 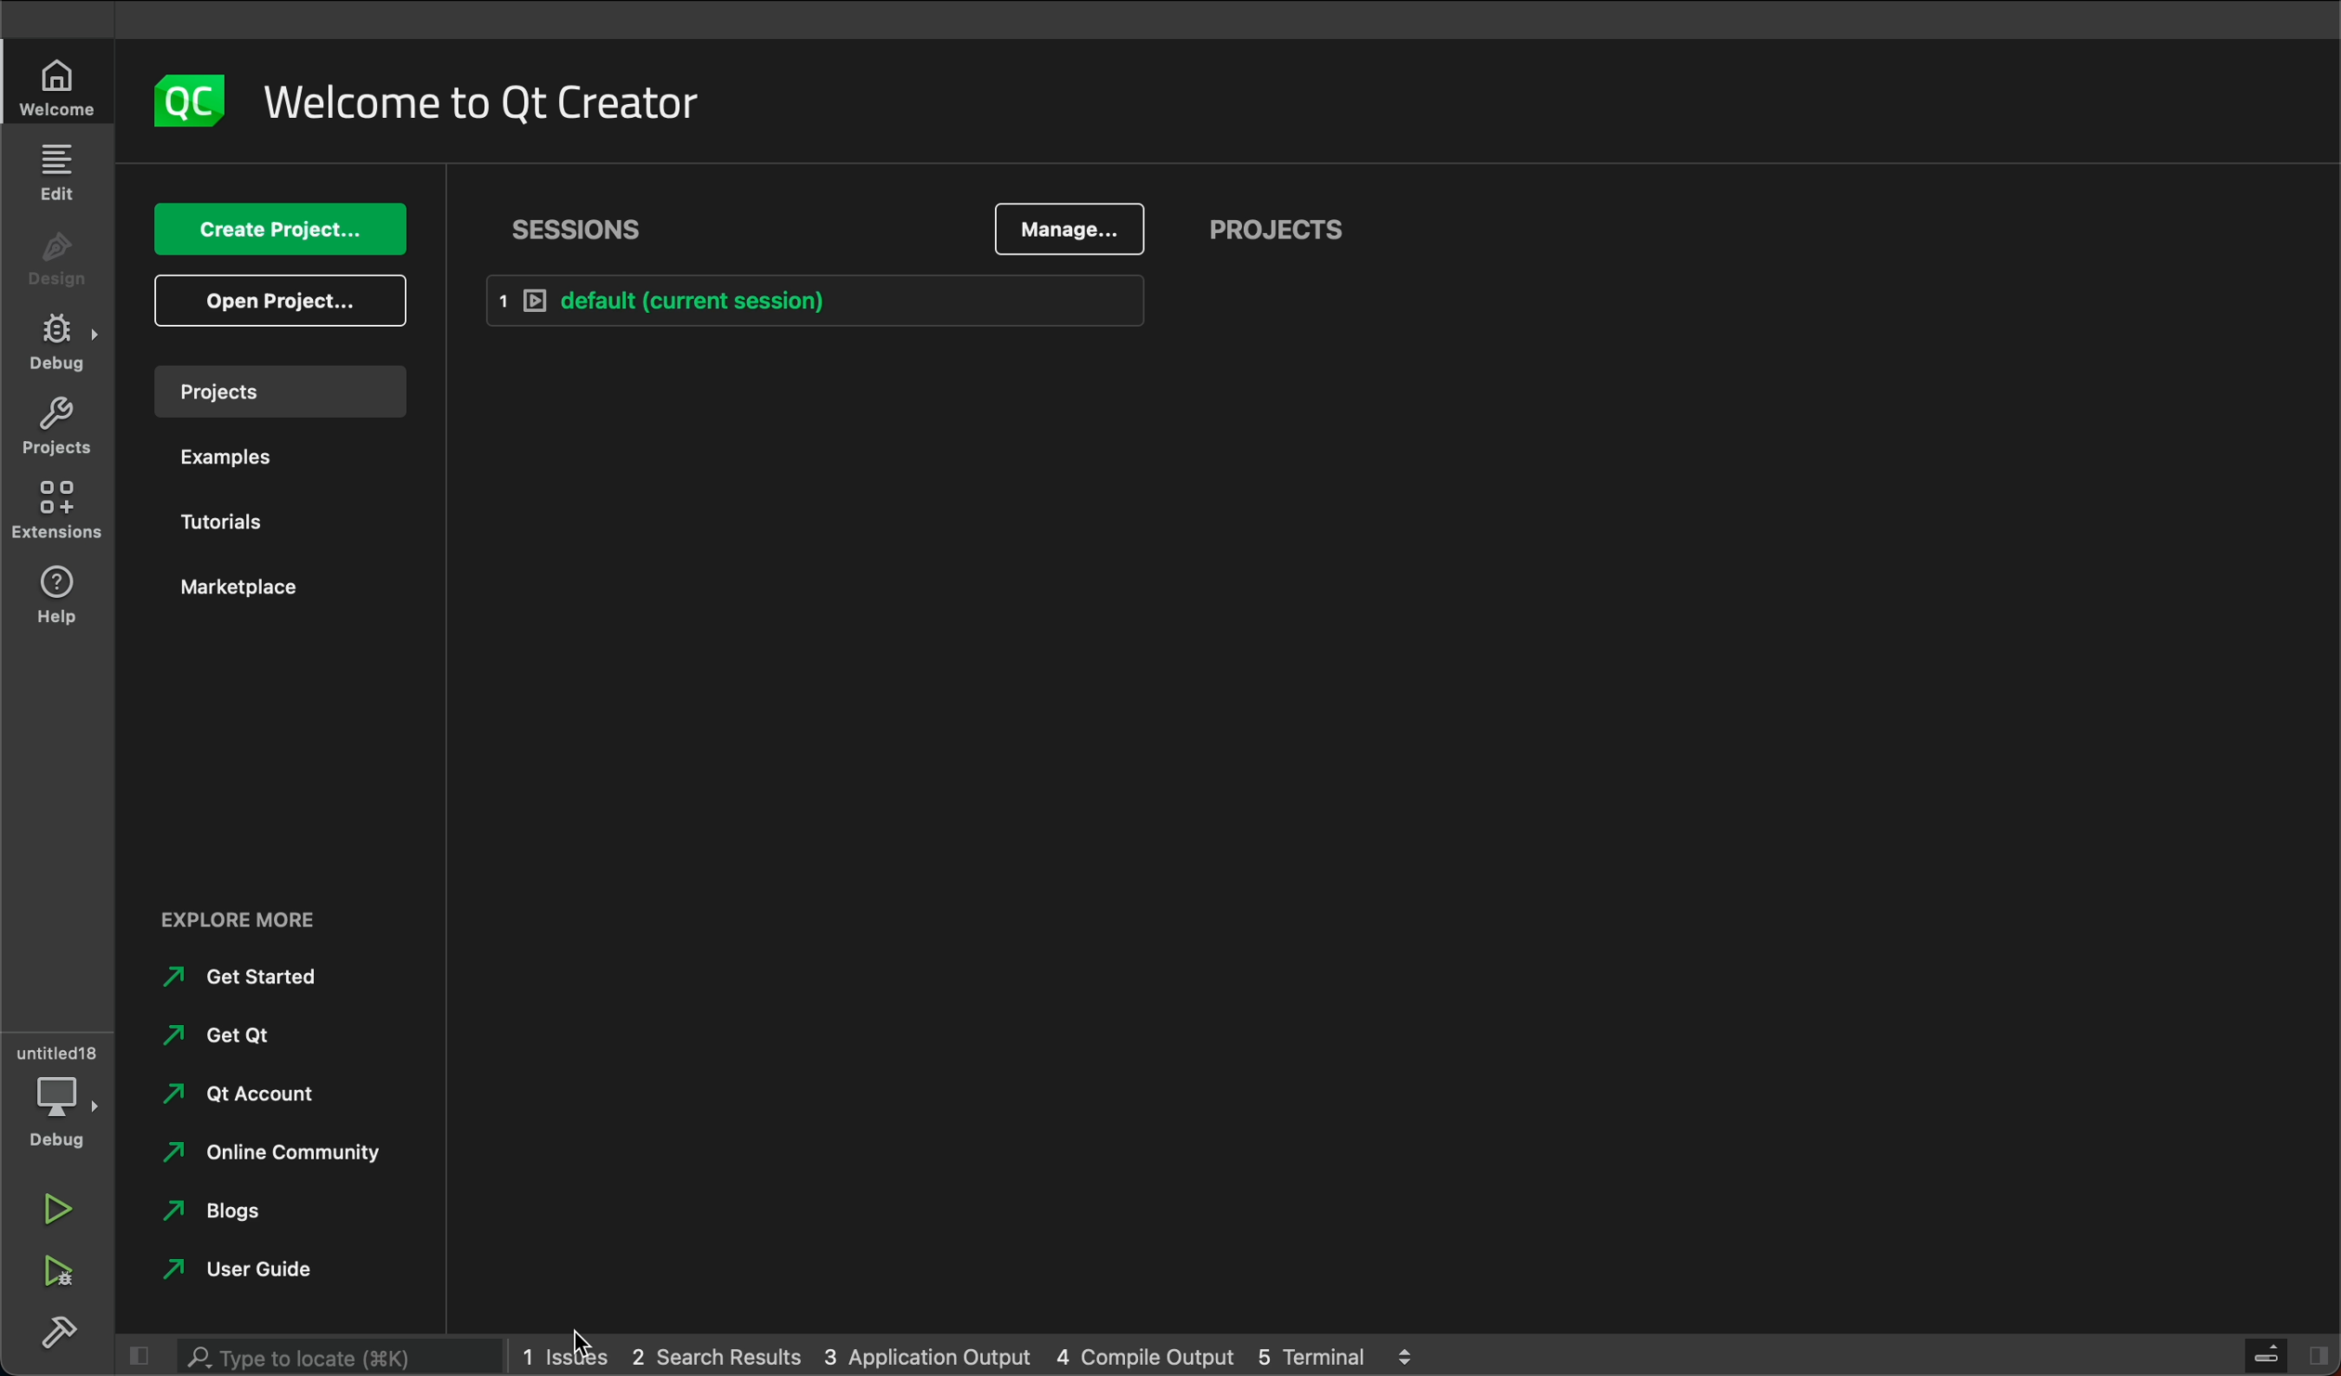 What do you see at coordinates (333, 1357) in the screenshot?
I see `search bar` at bounding box center [333, 1357].